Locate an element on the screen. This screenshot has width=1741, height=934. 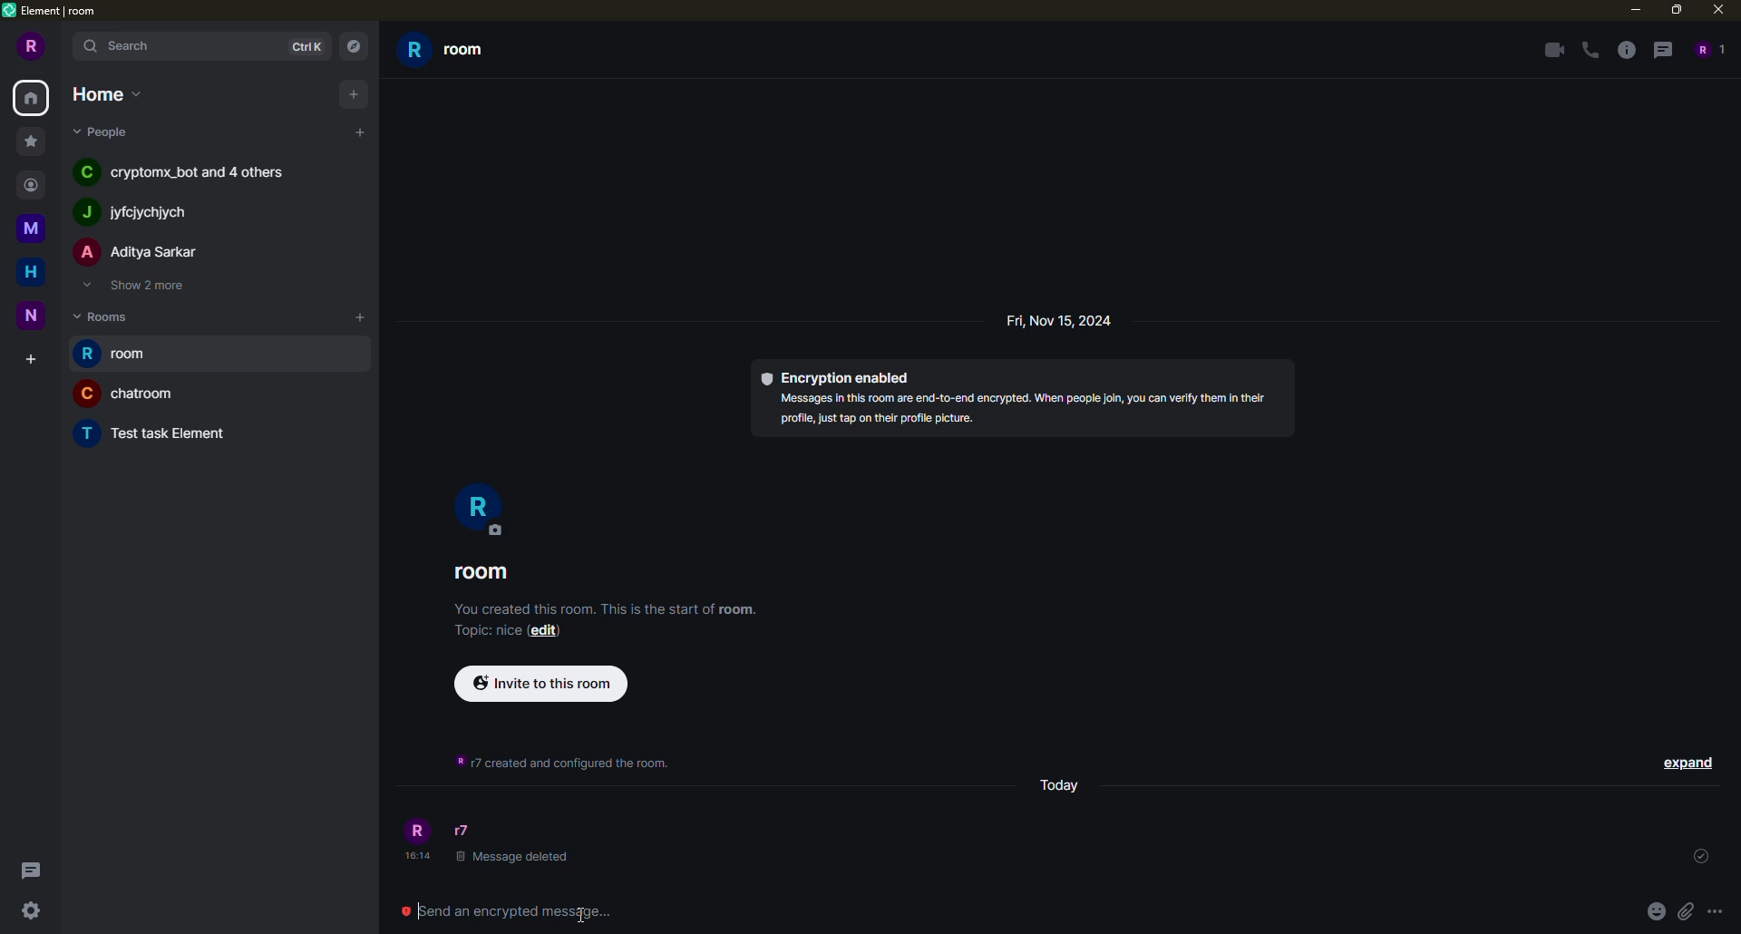
profile is located at coordinates (417, 830).